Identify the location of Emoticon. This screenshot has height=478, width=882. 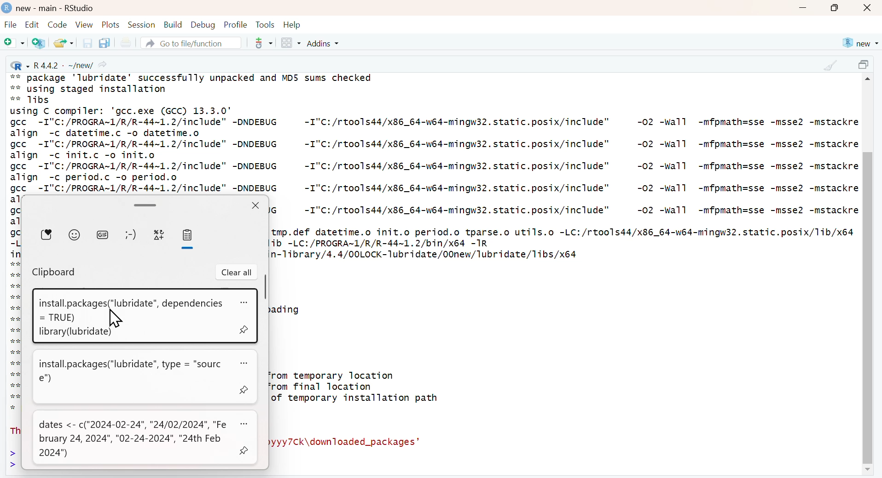
(130, 235).